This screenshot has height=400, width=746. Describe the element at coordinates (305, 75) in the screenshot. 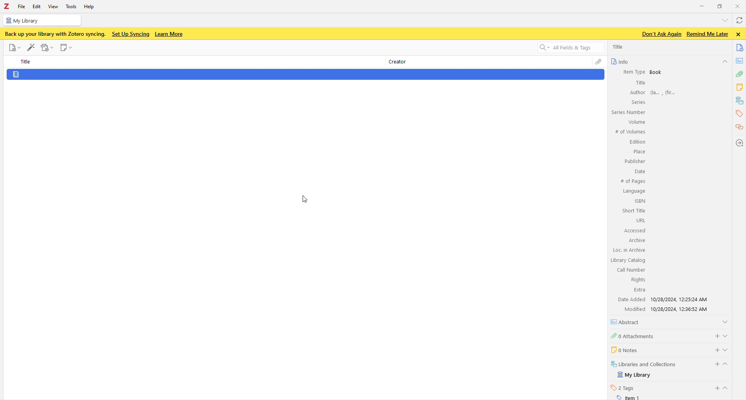

I see `Document` at that location.